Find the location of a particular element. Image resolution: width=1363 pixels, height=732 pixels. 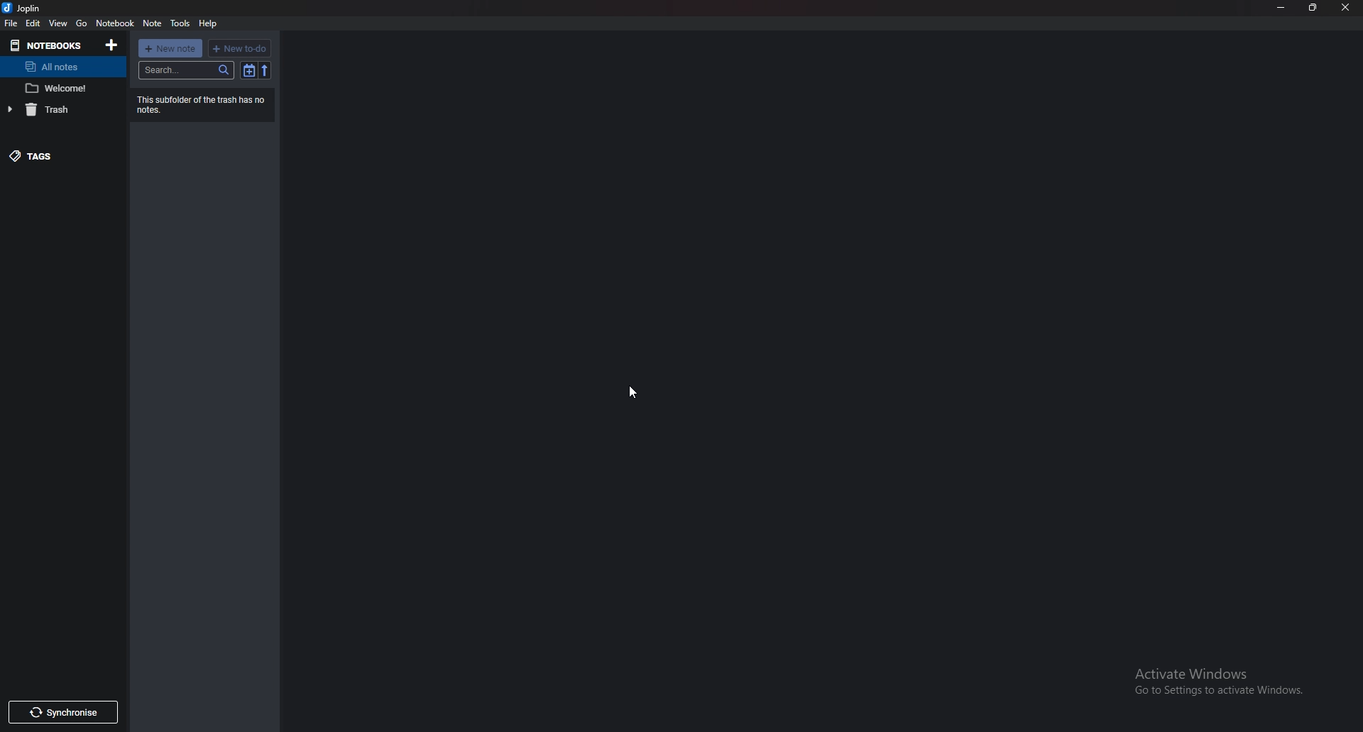

minimize is located at coordinates (1282, 7).